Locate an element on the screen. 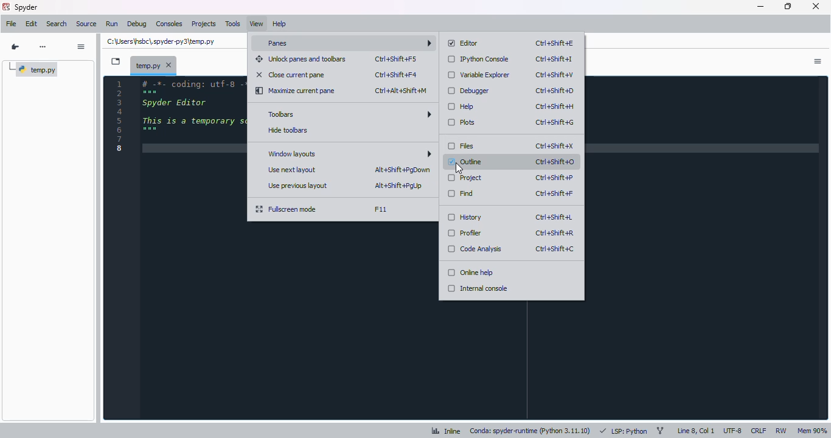 The height and width of the screenshot is (438, 831). IPython console is located at coordinates (479, 59).